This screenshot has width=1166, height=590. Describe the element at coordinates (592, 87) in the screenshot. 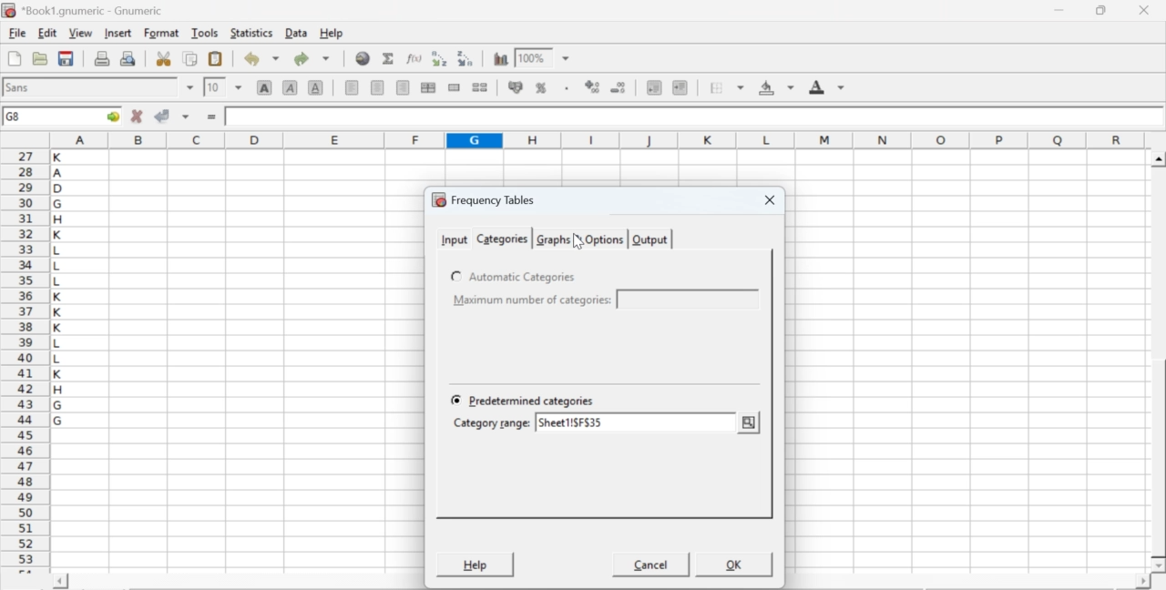

I see `decrease number of decimals displayed` at that location.